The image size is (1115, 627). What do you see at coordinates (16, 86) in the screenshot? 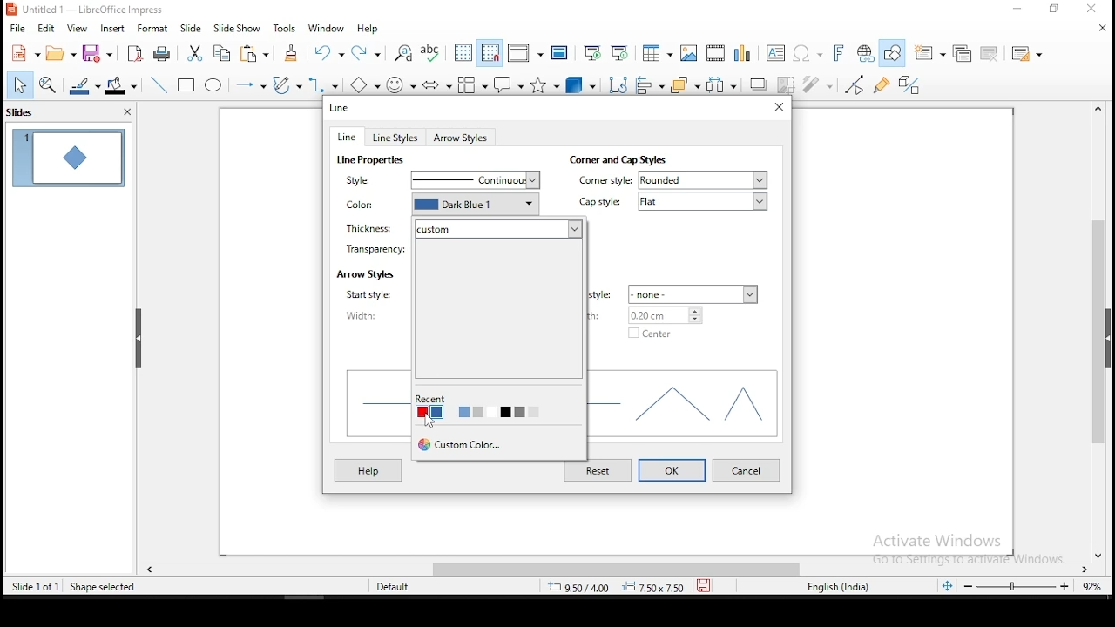
I see `select tool` at bounding box center [16, 86].